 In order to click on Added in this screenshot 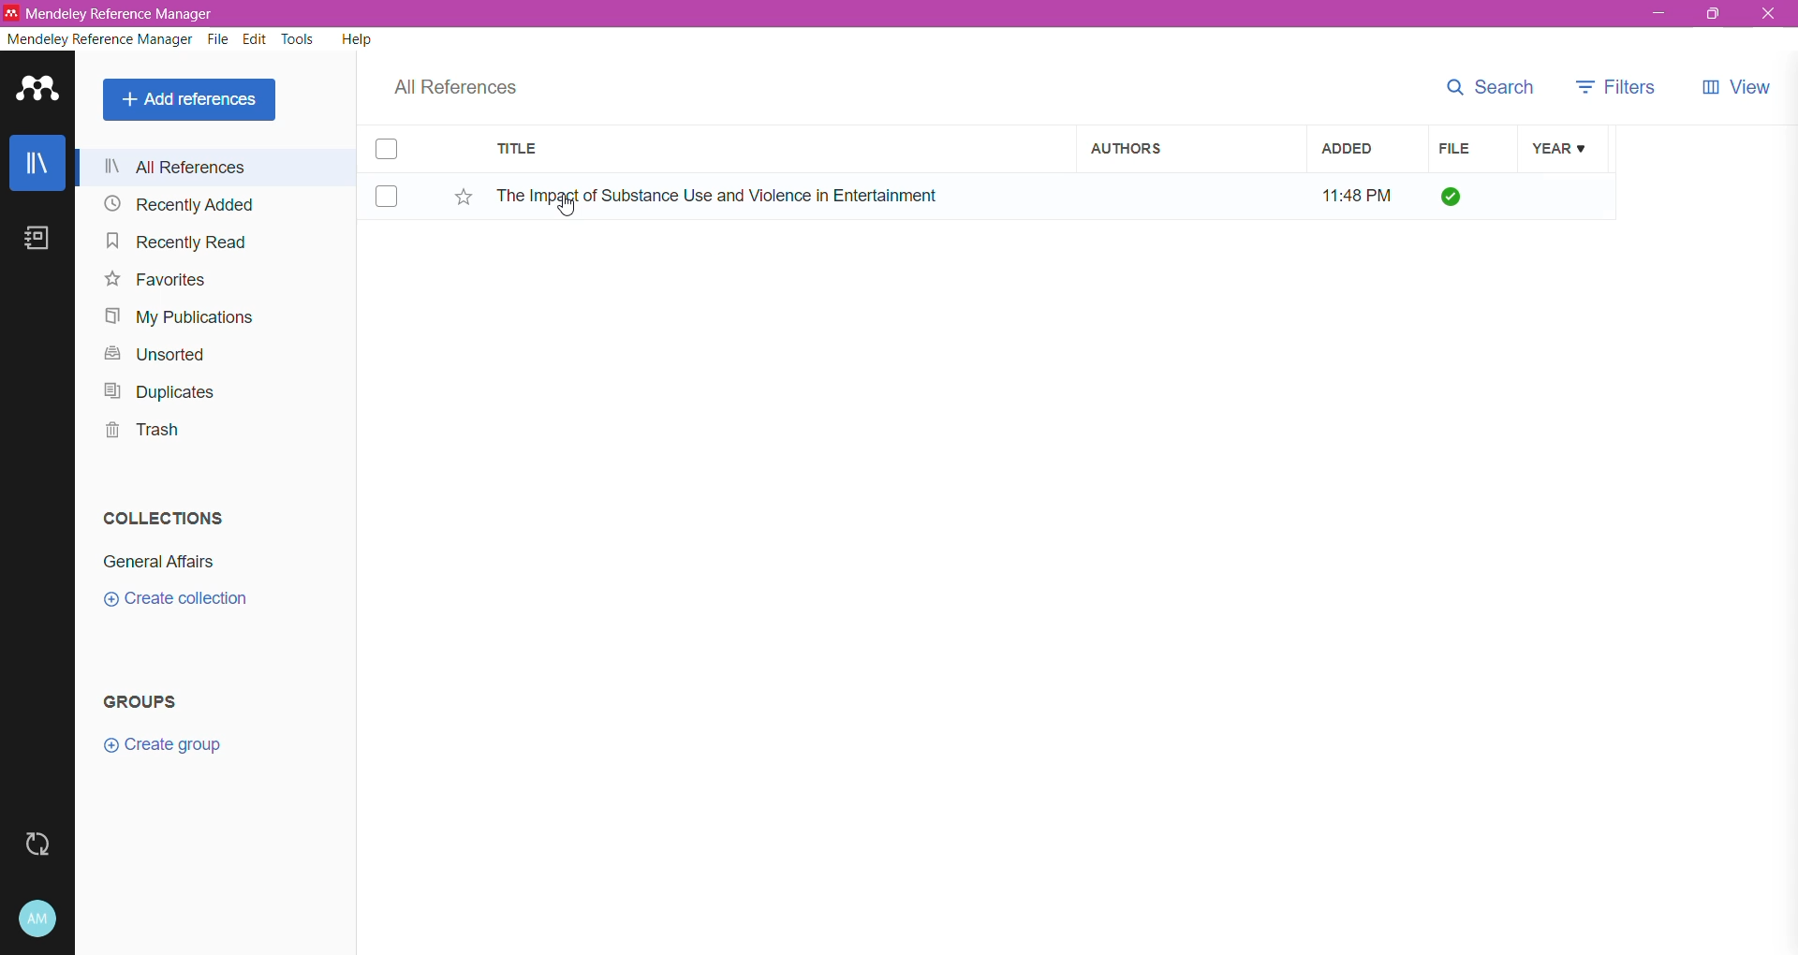, I will do `click(1366, 150)`.